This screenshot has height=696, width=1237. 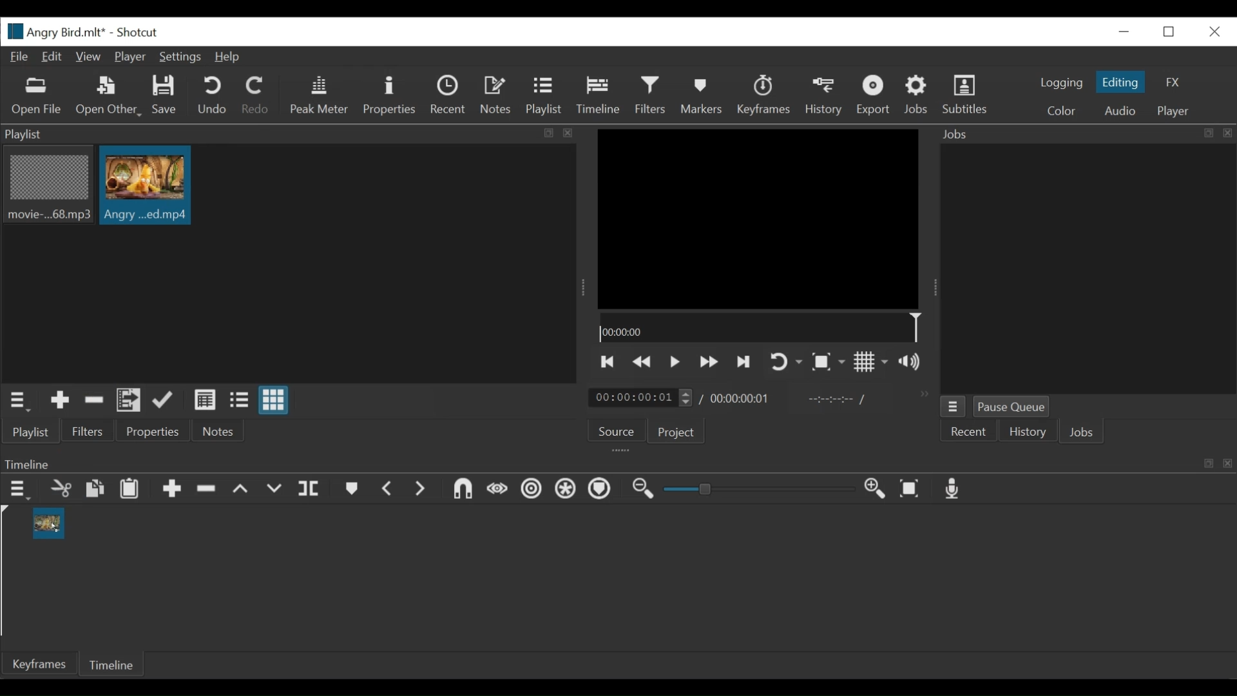 I want to click on Toggle Zoom, so click(x=828, y=362).